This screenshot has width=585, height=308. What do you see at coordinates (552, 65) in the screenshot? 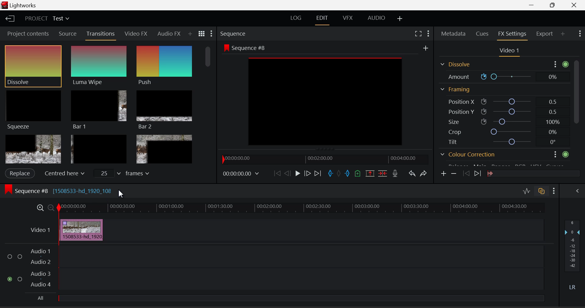
I see `more options` at bounding box center [552, 65].